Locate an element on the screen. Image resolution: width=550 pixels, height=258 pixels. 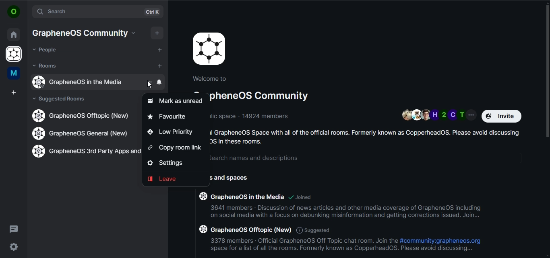
home is located at coordinates (13, 33).